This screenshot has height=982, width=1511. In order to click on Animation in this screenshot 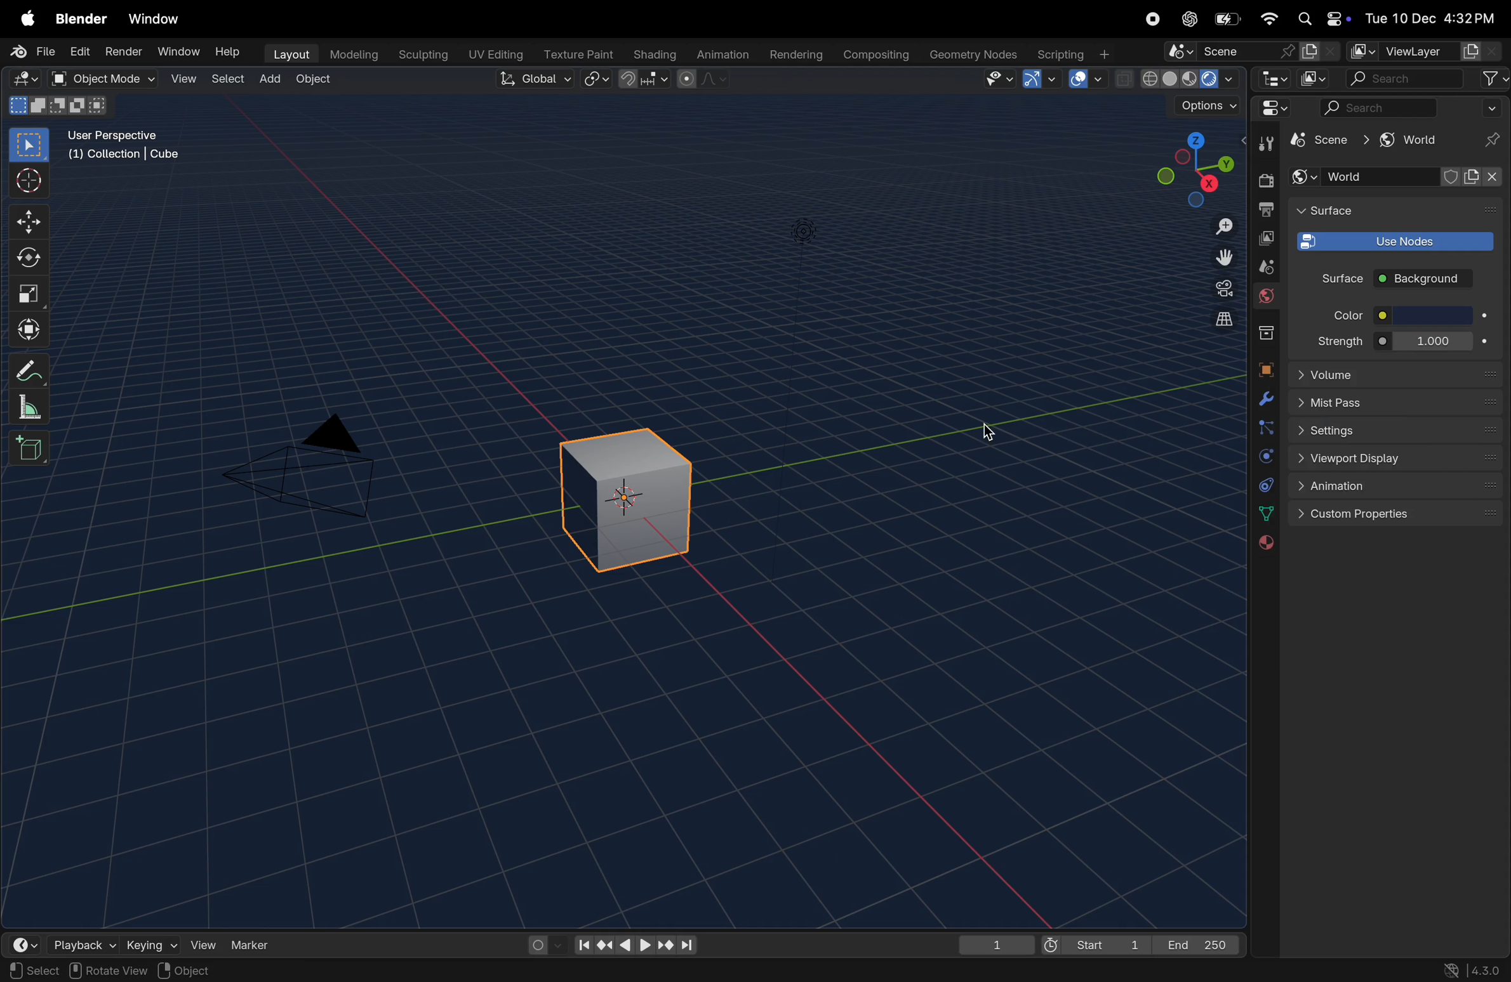, I will do `click(720, 55)`.